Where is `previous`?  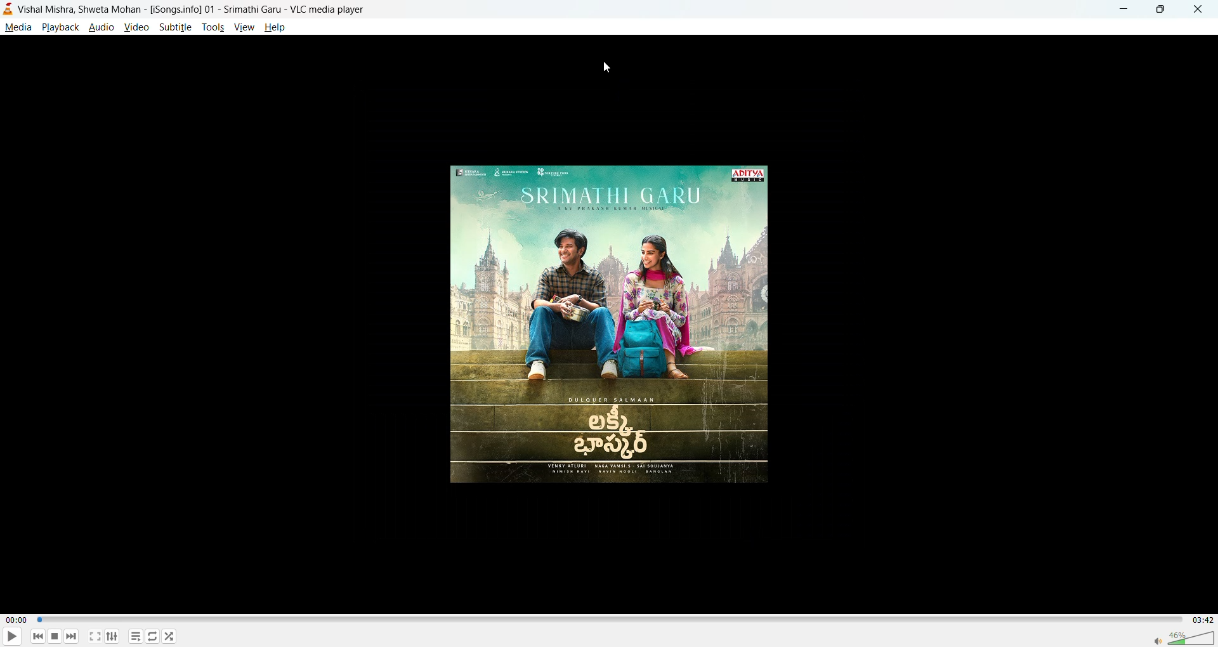 previous is located at coordinates (39, 636).